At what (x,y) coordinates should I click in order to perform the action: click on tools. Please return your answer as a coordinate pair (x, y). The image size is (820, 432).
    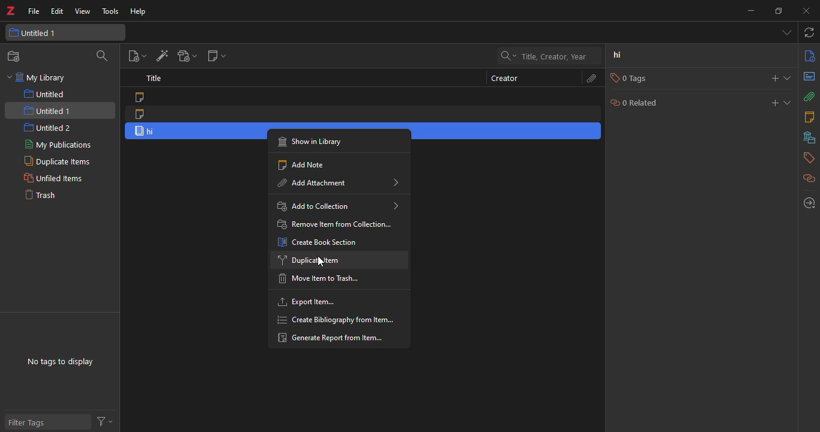
    Looking at the image, I should click on (110, 13).